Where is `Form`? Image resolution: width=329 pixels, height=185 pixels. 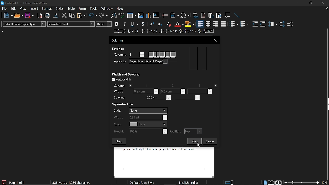 Form is located at coordinates (83, 8).